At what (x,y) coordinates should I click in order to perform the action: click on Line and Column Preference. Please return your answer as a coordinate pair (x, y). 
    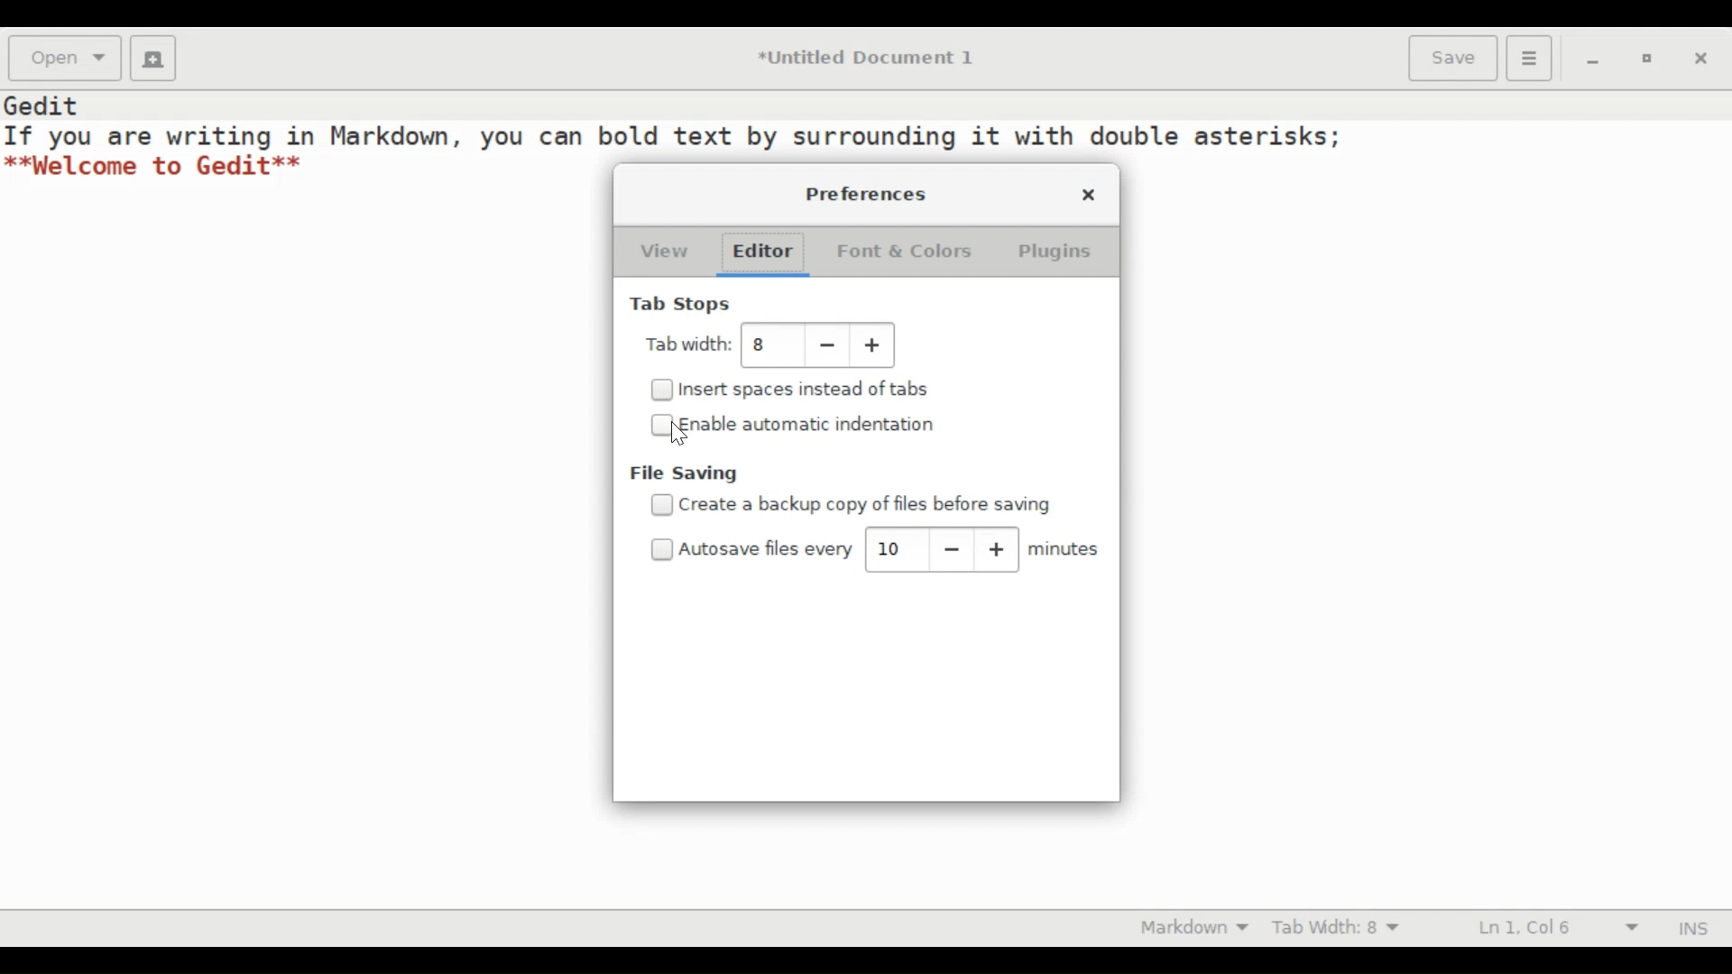
    Looking at the image, I should click on (1562, 927).